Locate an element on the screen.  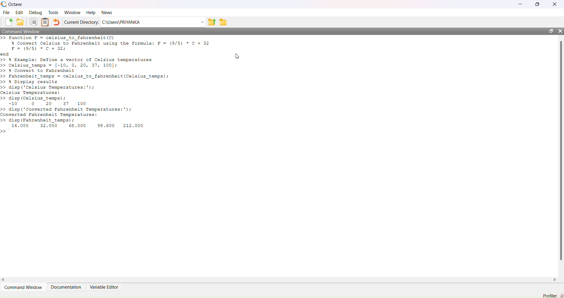
restore is located at coordinates (537, 4).